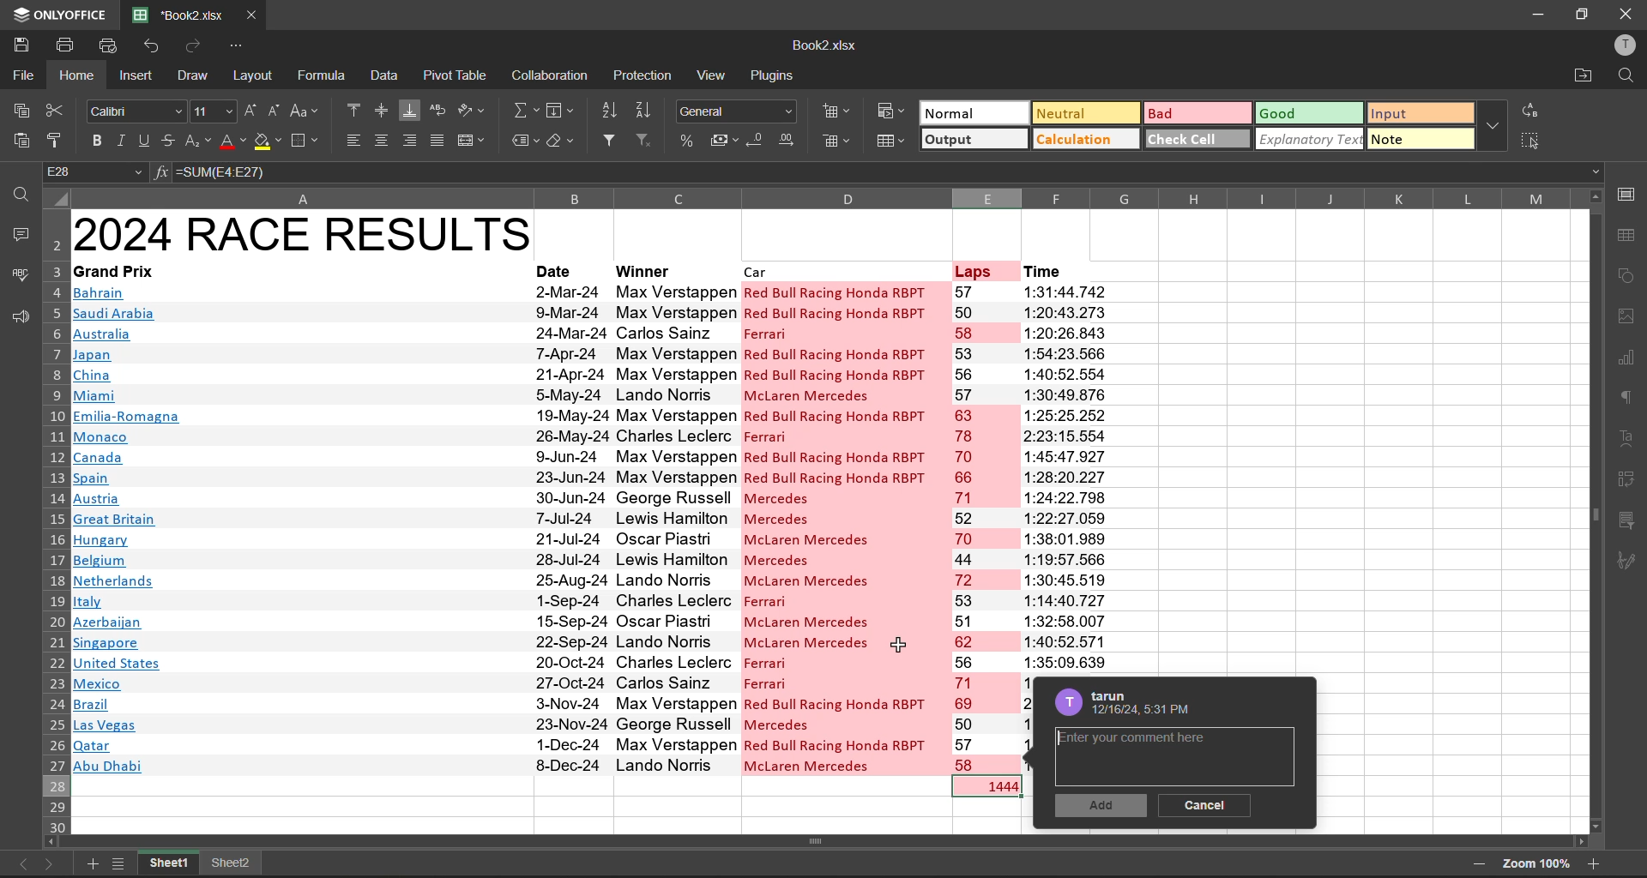 The height and width of the screenshot is (878, 1647). I want to click on profile and timestamp, so click(1149, 706).